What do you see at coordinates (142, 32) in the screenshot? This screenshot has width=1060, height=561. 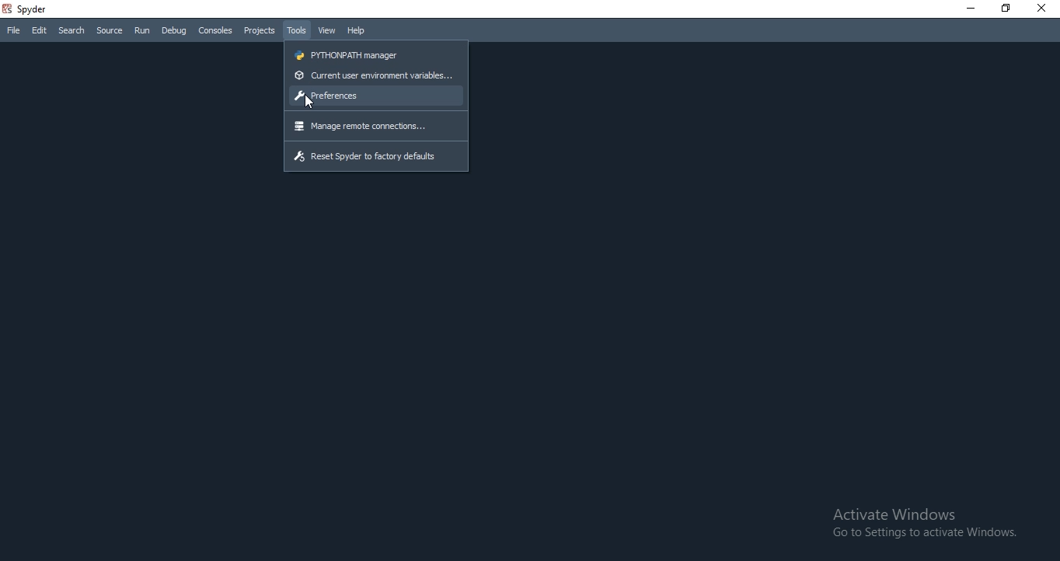 I see `Run` at bounding box center [142, 32].